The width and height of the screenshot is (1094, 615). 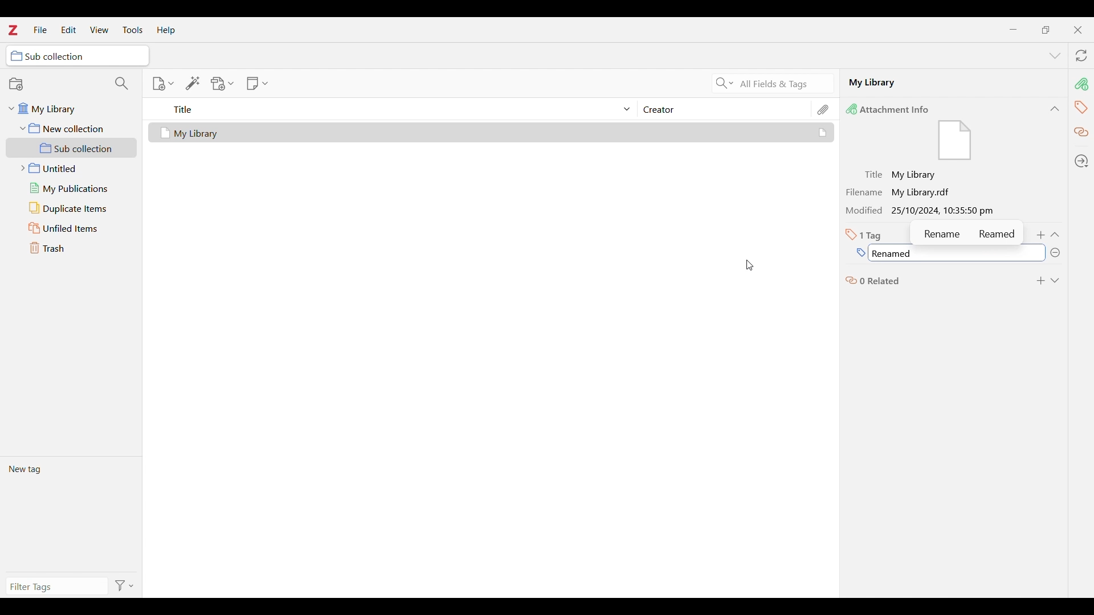 What do you see at coordinates (1081, 55) in the screenshot?
I see `Sync with zotero.org` at bounding box center [1081, 55].